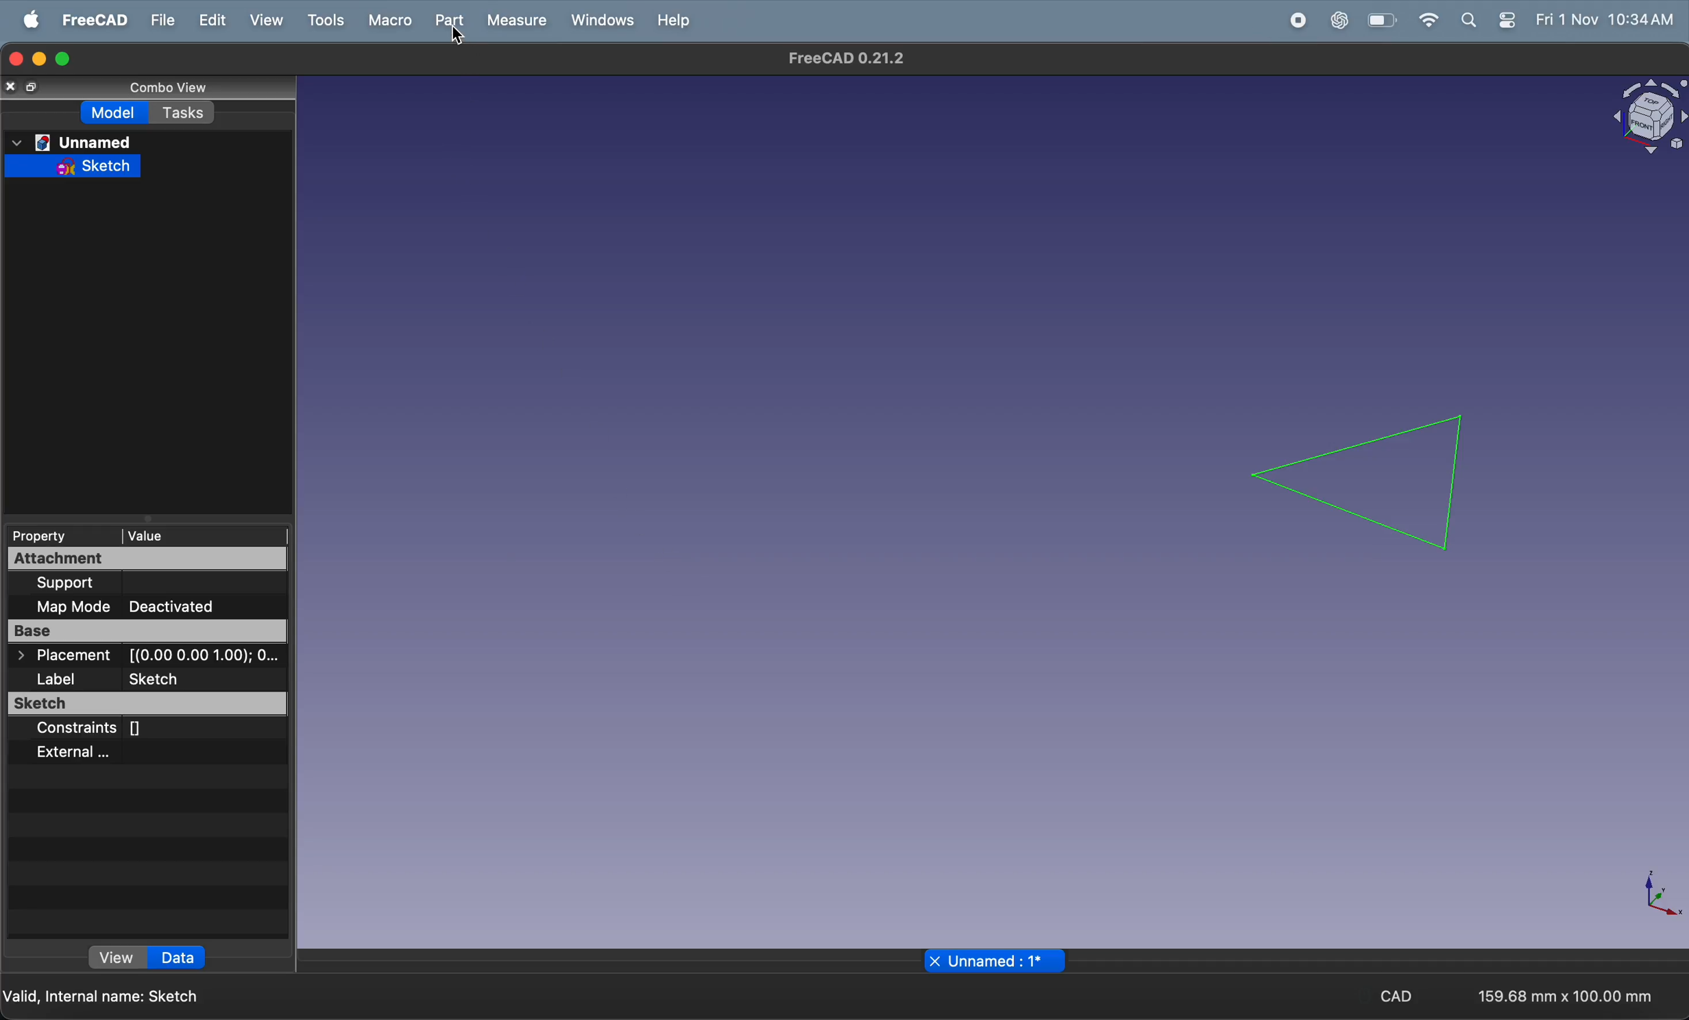  Describe the element at coordinates (934, 961) in the screenshot. I see `close` at that location.